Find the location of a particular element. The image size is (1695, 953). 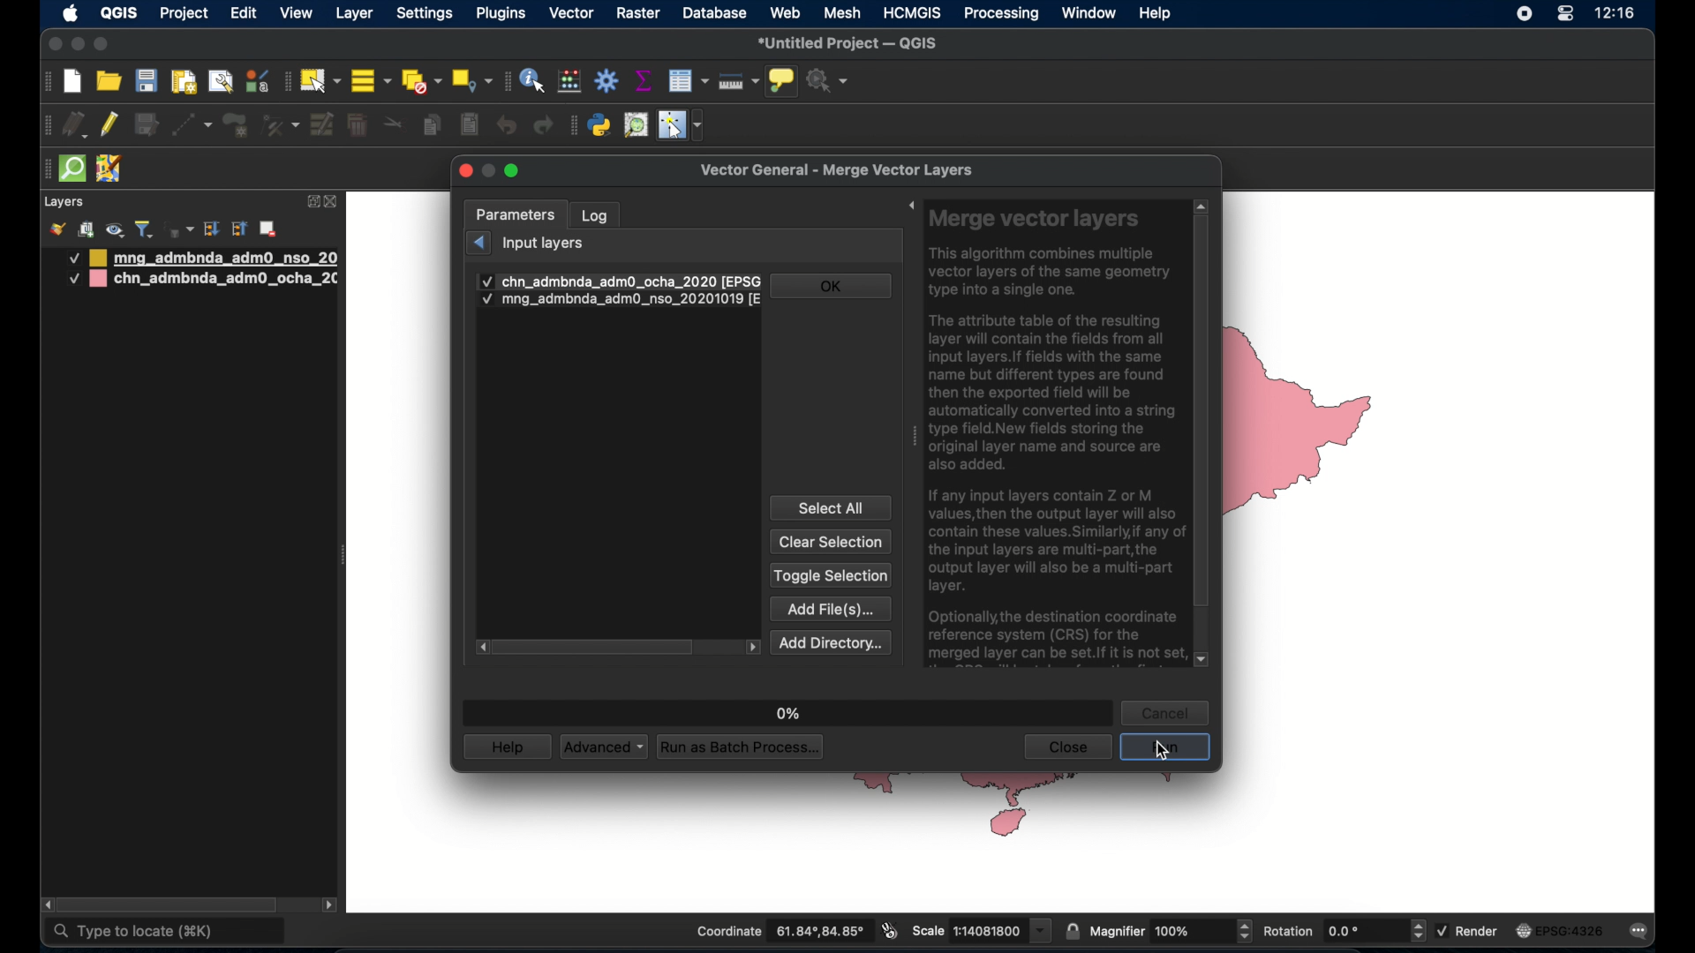

scroll left arrow is located at coordinates (753, 647).